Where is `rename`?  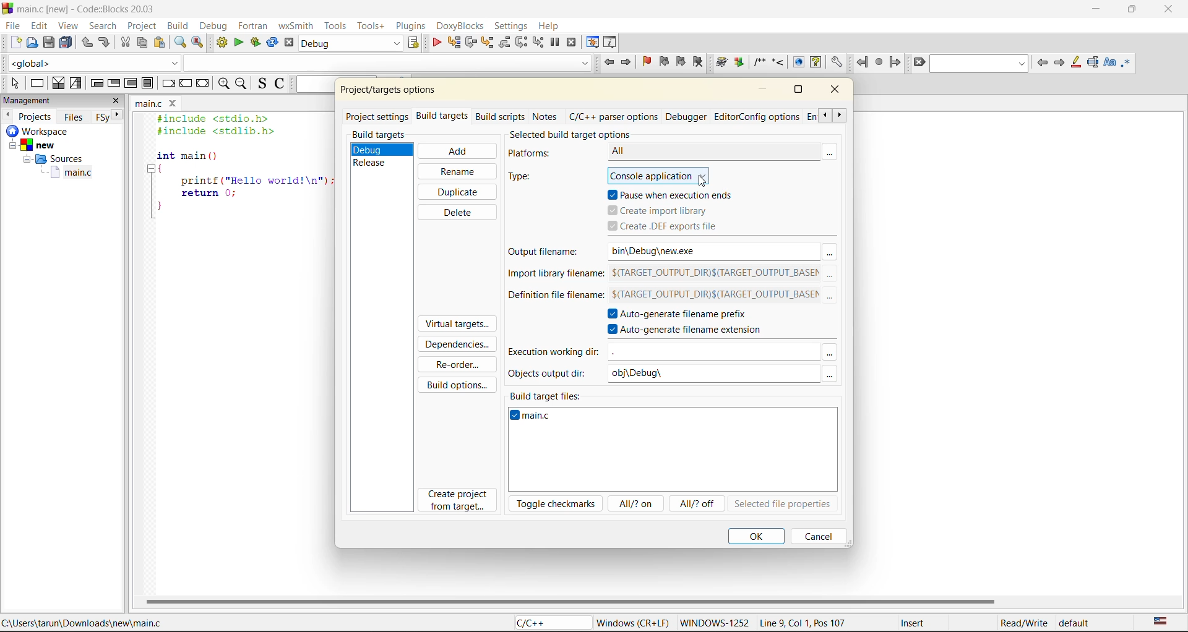 rename is located at coordinates (457, 171).